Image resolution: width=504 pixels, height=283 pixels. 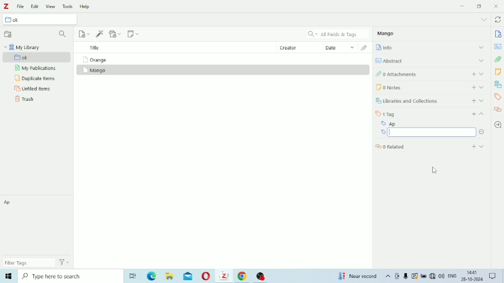 What do you see at coordinates (115, 34) in the screenshot?
I see `Add Attachment` at bounding box center [115, 34].